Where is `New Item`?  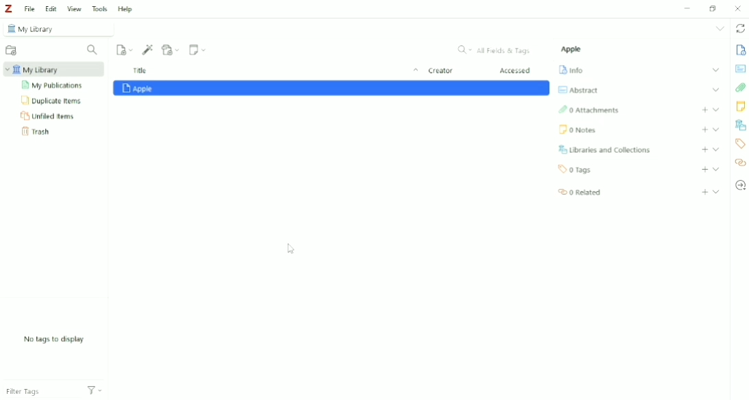
New Item is located at coordinates (125, 49).